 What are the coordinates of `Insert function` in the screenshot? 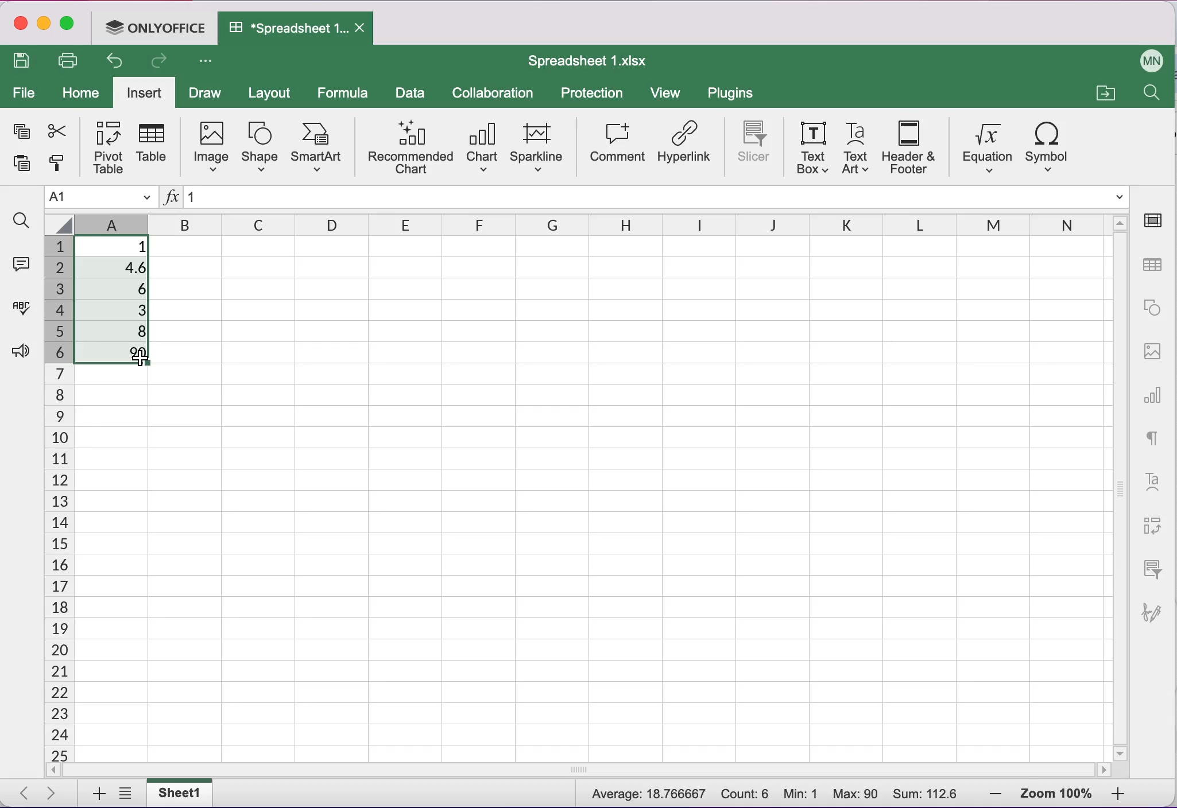 It's located at (172, 197).